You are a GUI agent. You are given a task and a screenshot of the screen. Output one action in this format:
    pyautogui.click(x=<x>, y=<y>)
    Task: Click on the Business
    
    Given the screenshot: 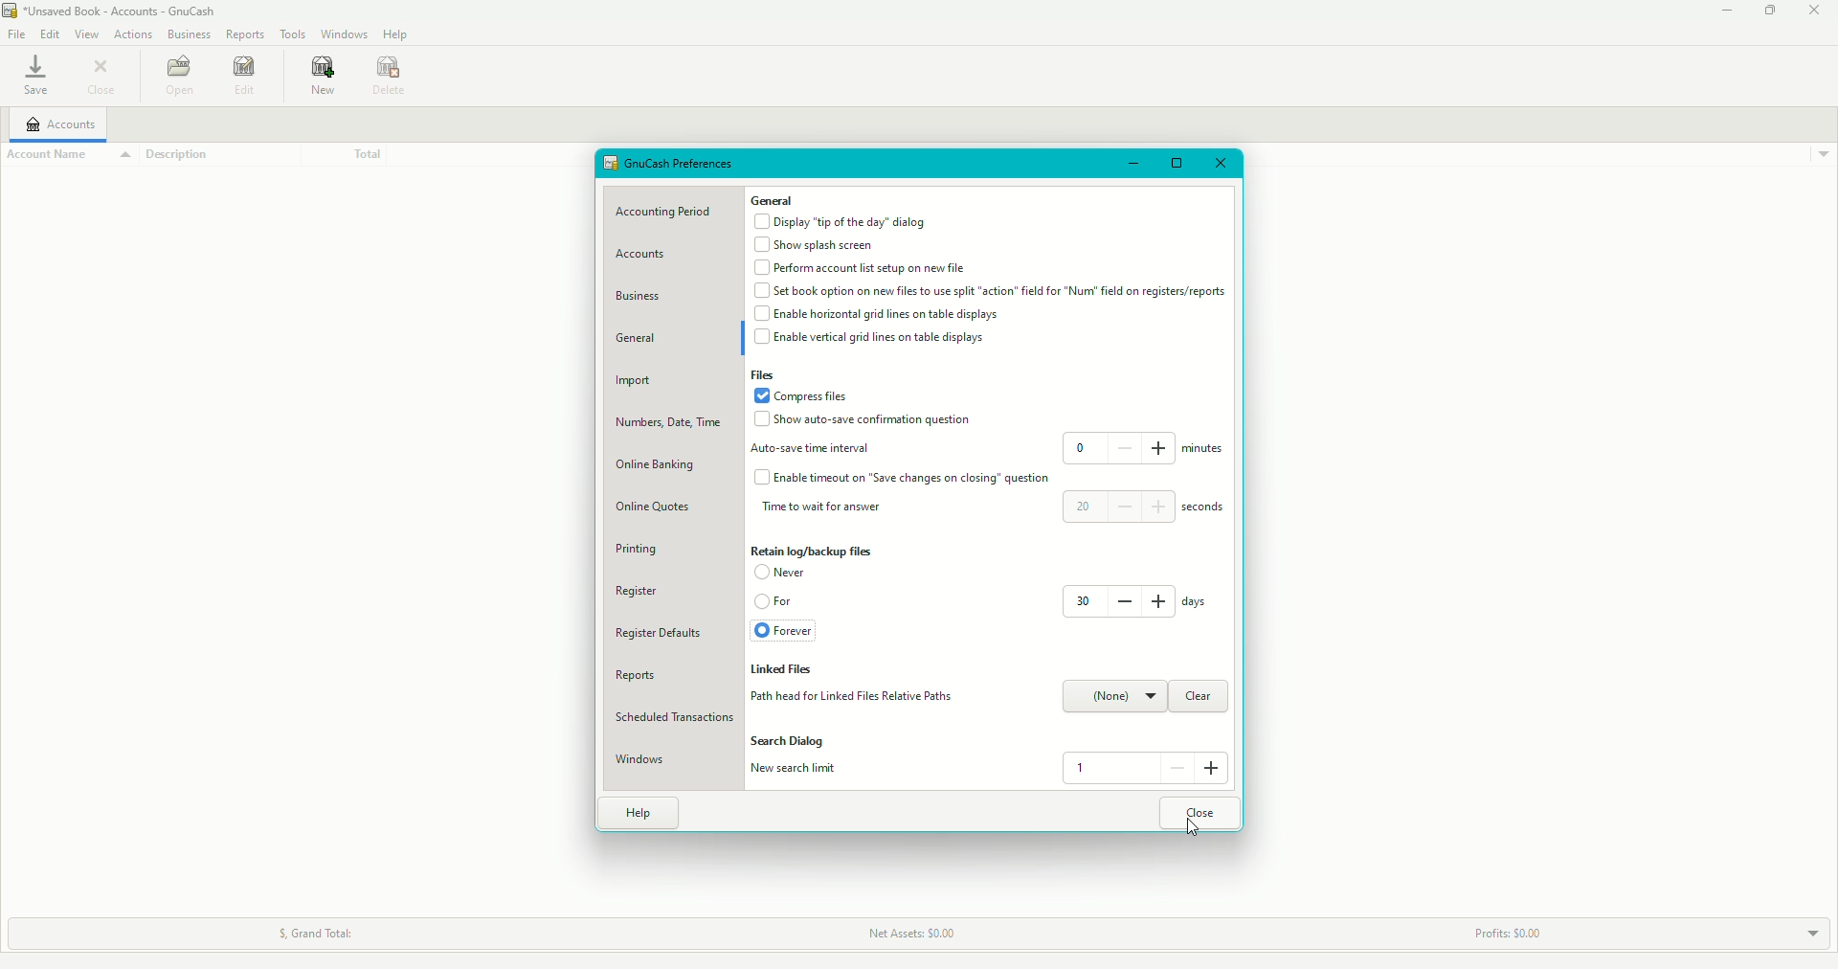 What is the action you would take?
    pyautogui.click(x=640, y=294)
    